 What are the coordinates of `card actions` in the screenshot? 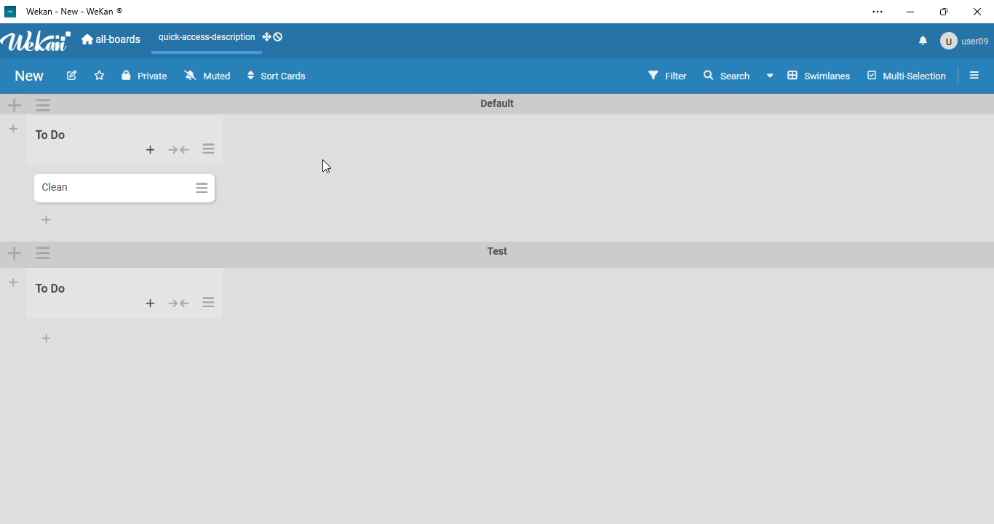 It's located at (209, 302).